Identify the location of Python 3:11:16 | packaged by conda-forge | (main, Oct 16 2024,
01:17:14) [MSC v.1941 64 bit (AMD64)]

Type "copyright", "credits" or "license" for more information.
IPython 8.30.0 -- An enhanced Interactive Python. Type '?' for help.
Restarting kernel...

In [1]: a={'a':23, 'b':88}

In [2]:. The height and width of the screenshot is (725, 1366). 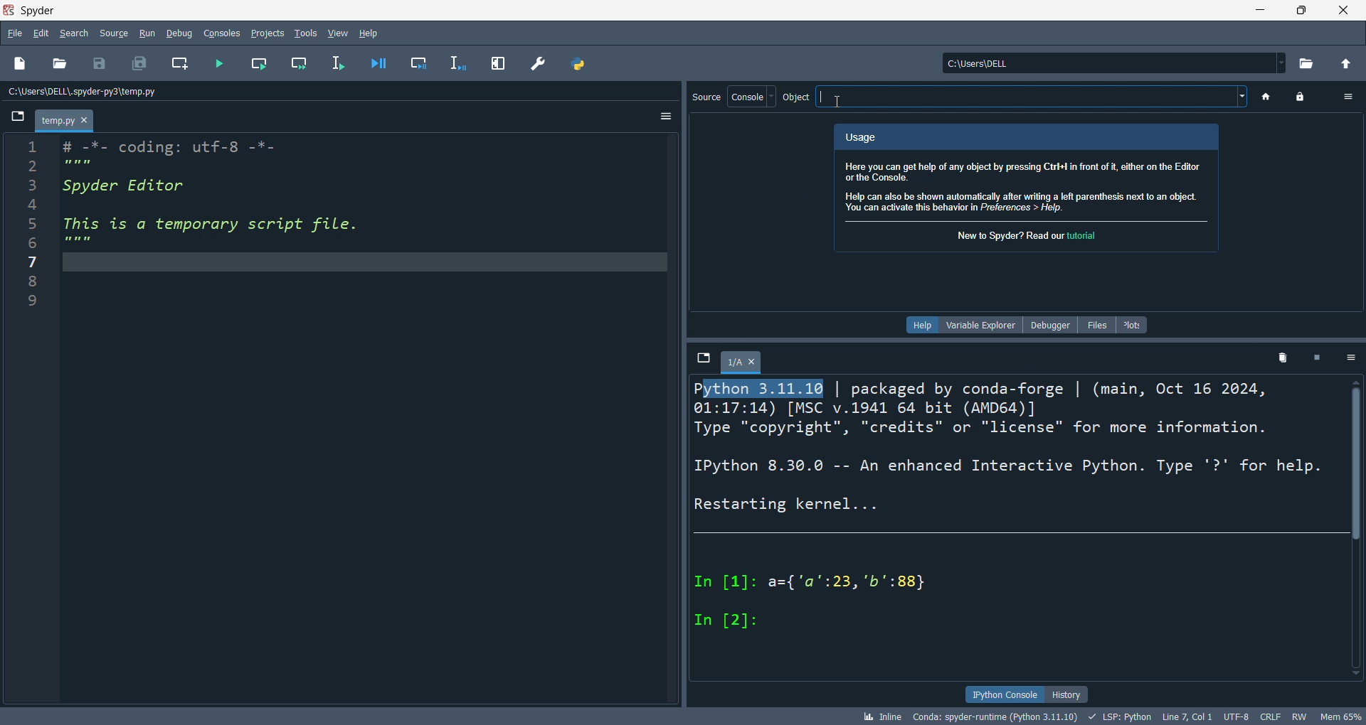
(1010, 515).